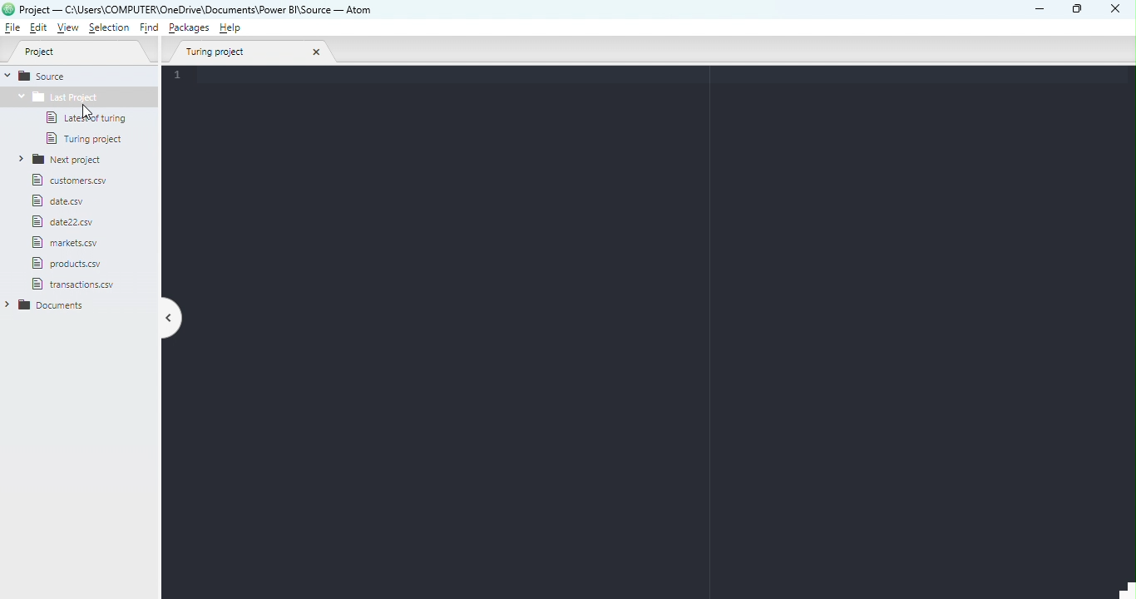  Describe the element at coordinates (77, 282) in the screenshot. I see `file` at that location.